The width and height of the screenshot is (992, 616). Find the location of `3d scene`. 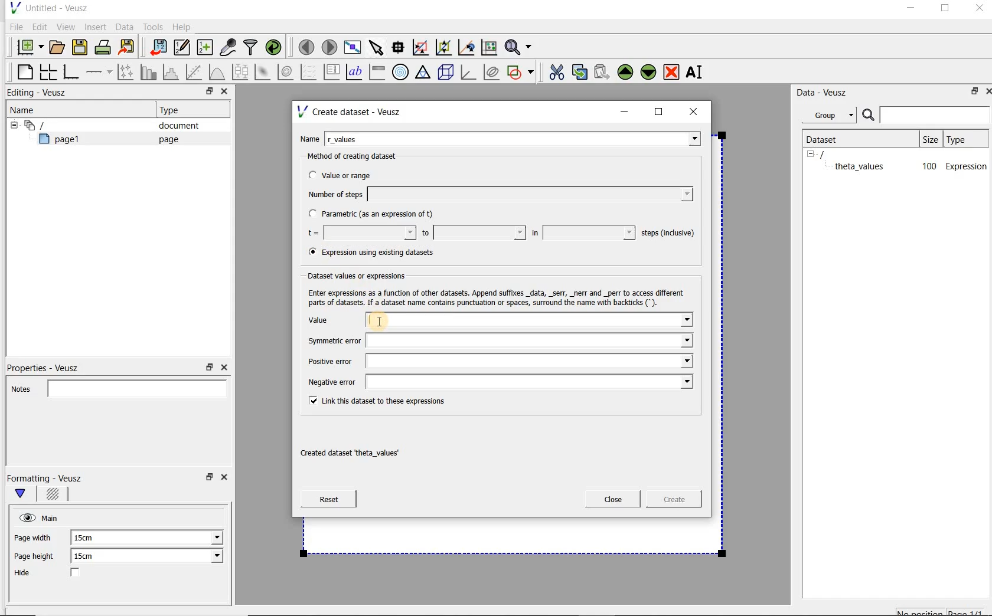

3d scene is located at coordinates (446, 73).